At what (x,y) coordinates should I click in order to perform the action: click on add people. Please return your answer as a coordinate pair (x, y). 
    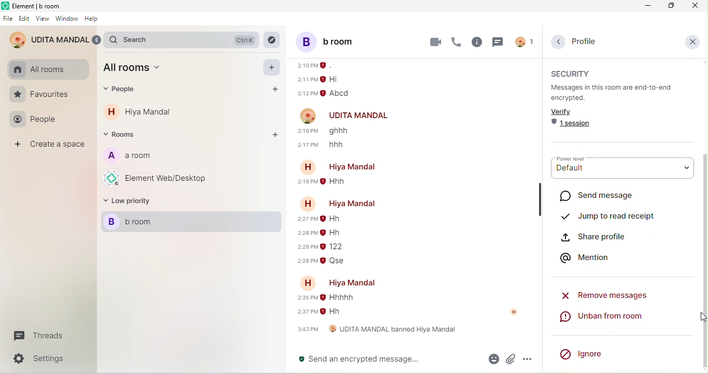
    Looking at the image, I should click on (273, 89).